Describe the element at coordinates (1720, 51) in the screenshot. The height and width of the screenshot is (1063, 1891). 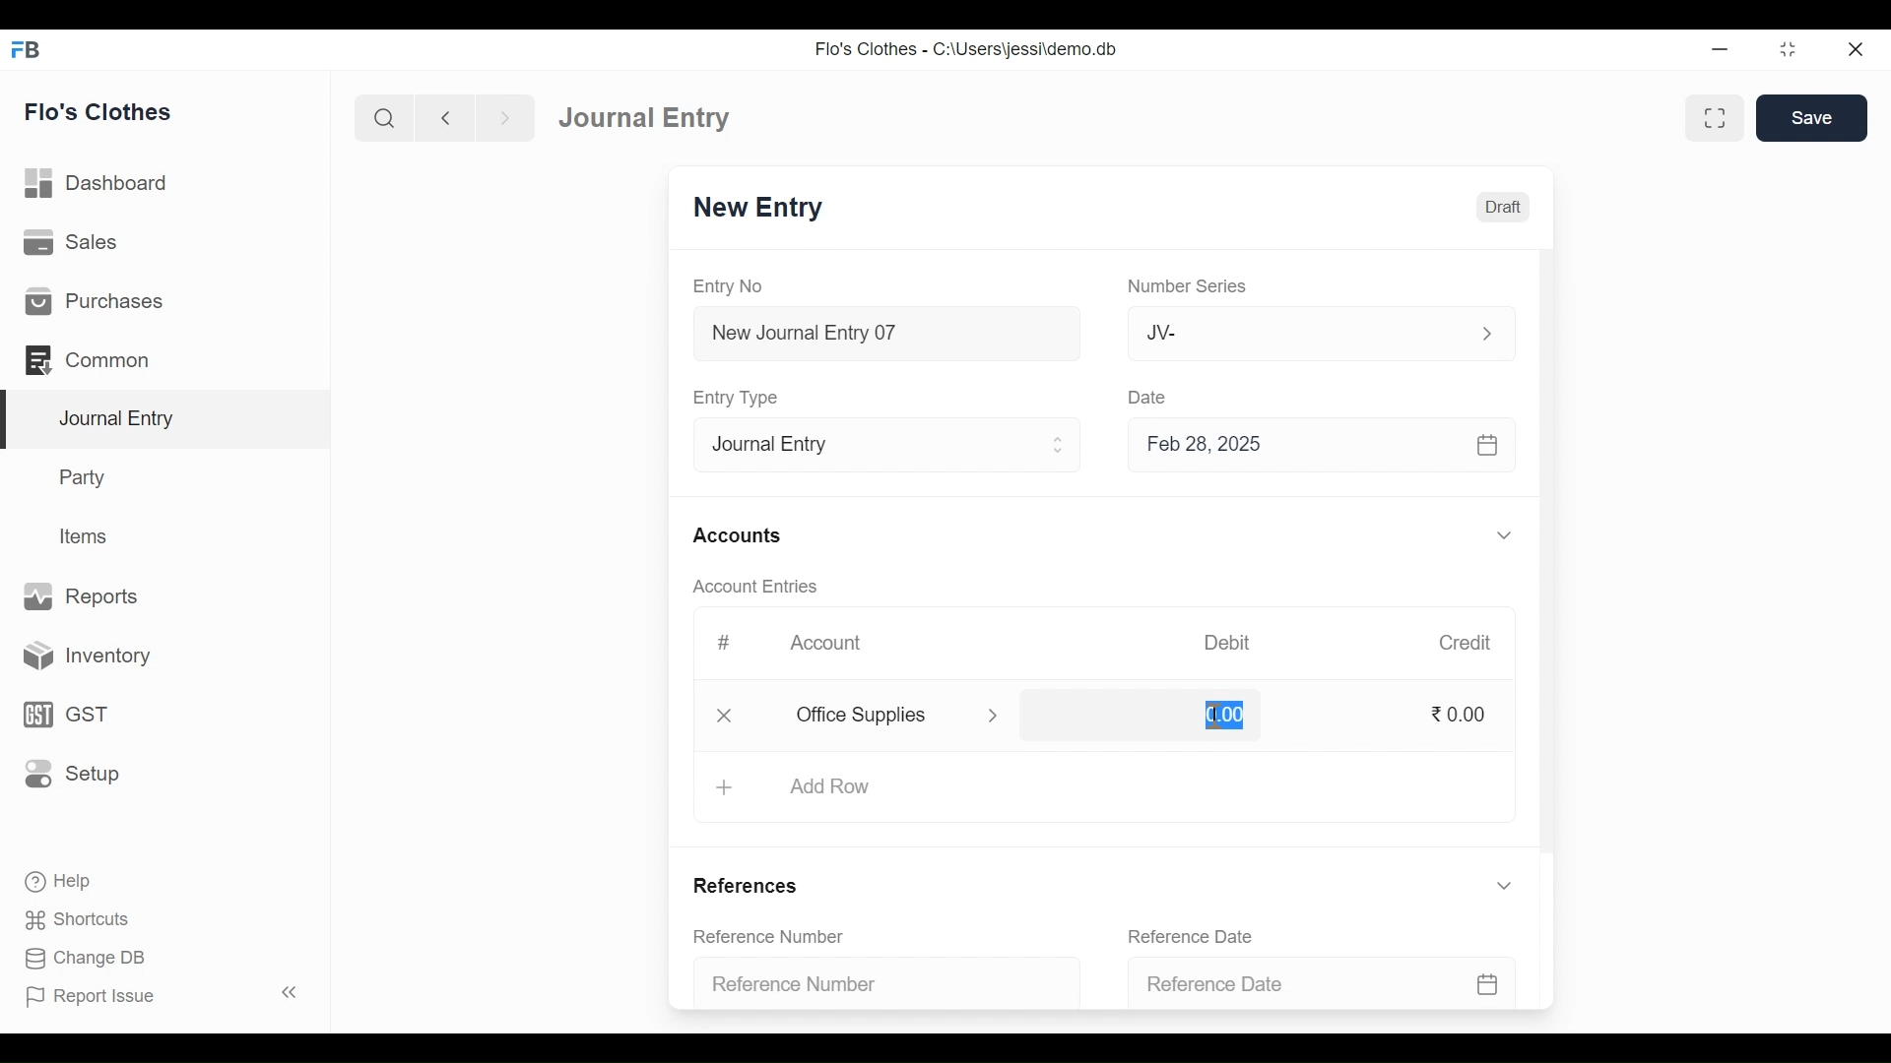
I see `minimize` at that location.